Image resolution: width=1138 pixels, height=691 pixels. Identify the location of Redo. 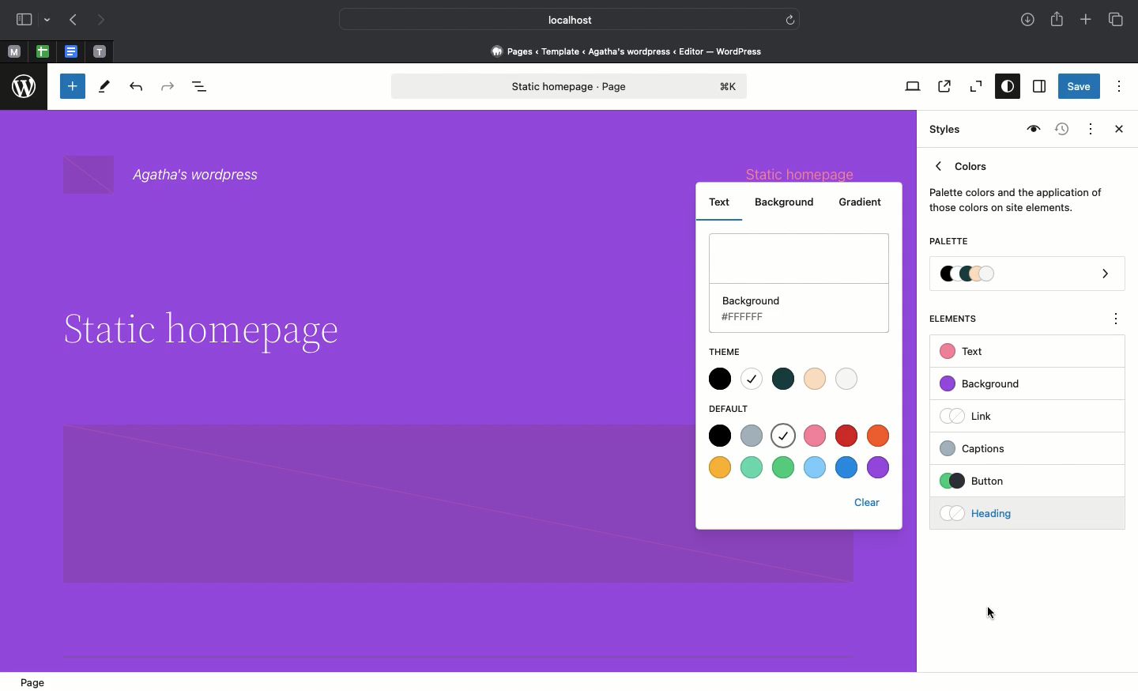
(170, 87).